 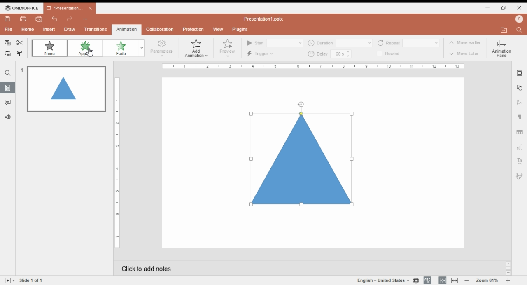 I want to click on trigger, so click(x=259, y=54).